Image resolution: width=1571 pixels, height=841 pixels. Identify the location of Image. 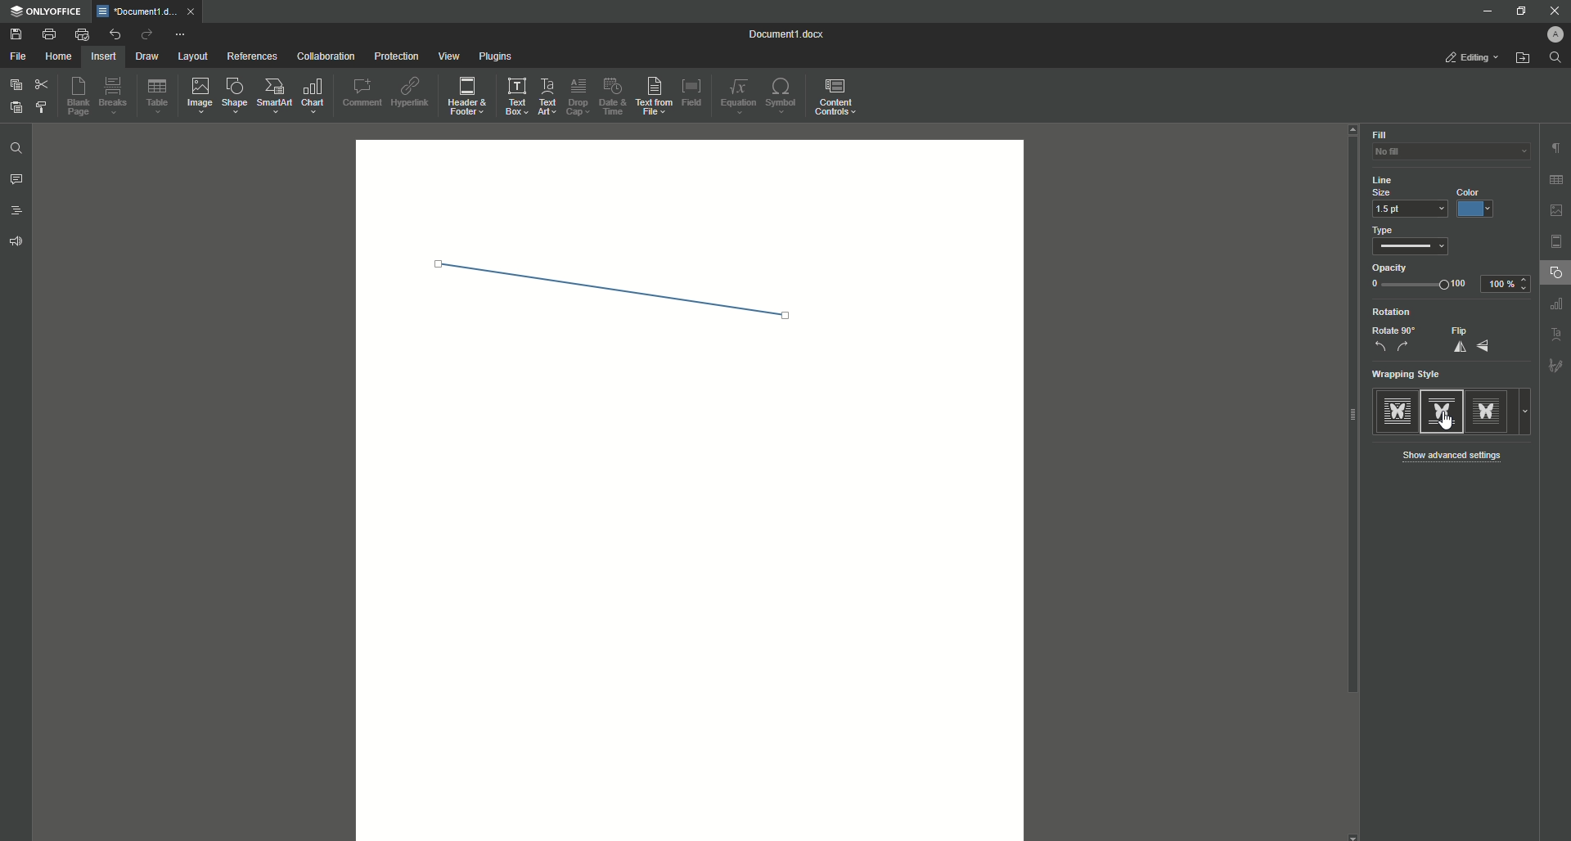
(201, 97).